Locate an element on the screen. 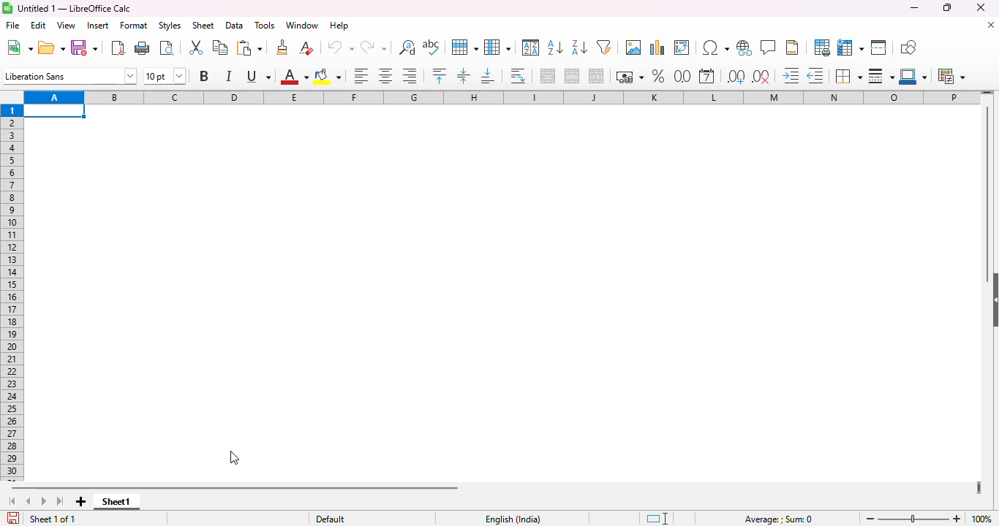 This screenshot has height=526, width=999. text language is located at coordinates (512, 519).